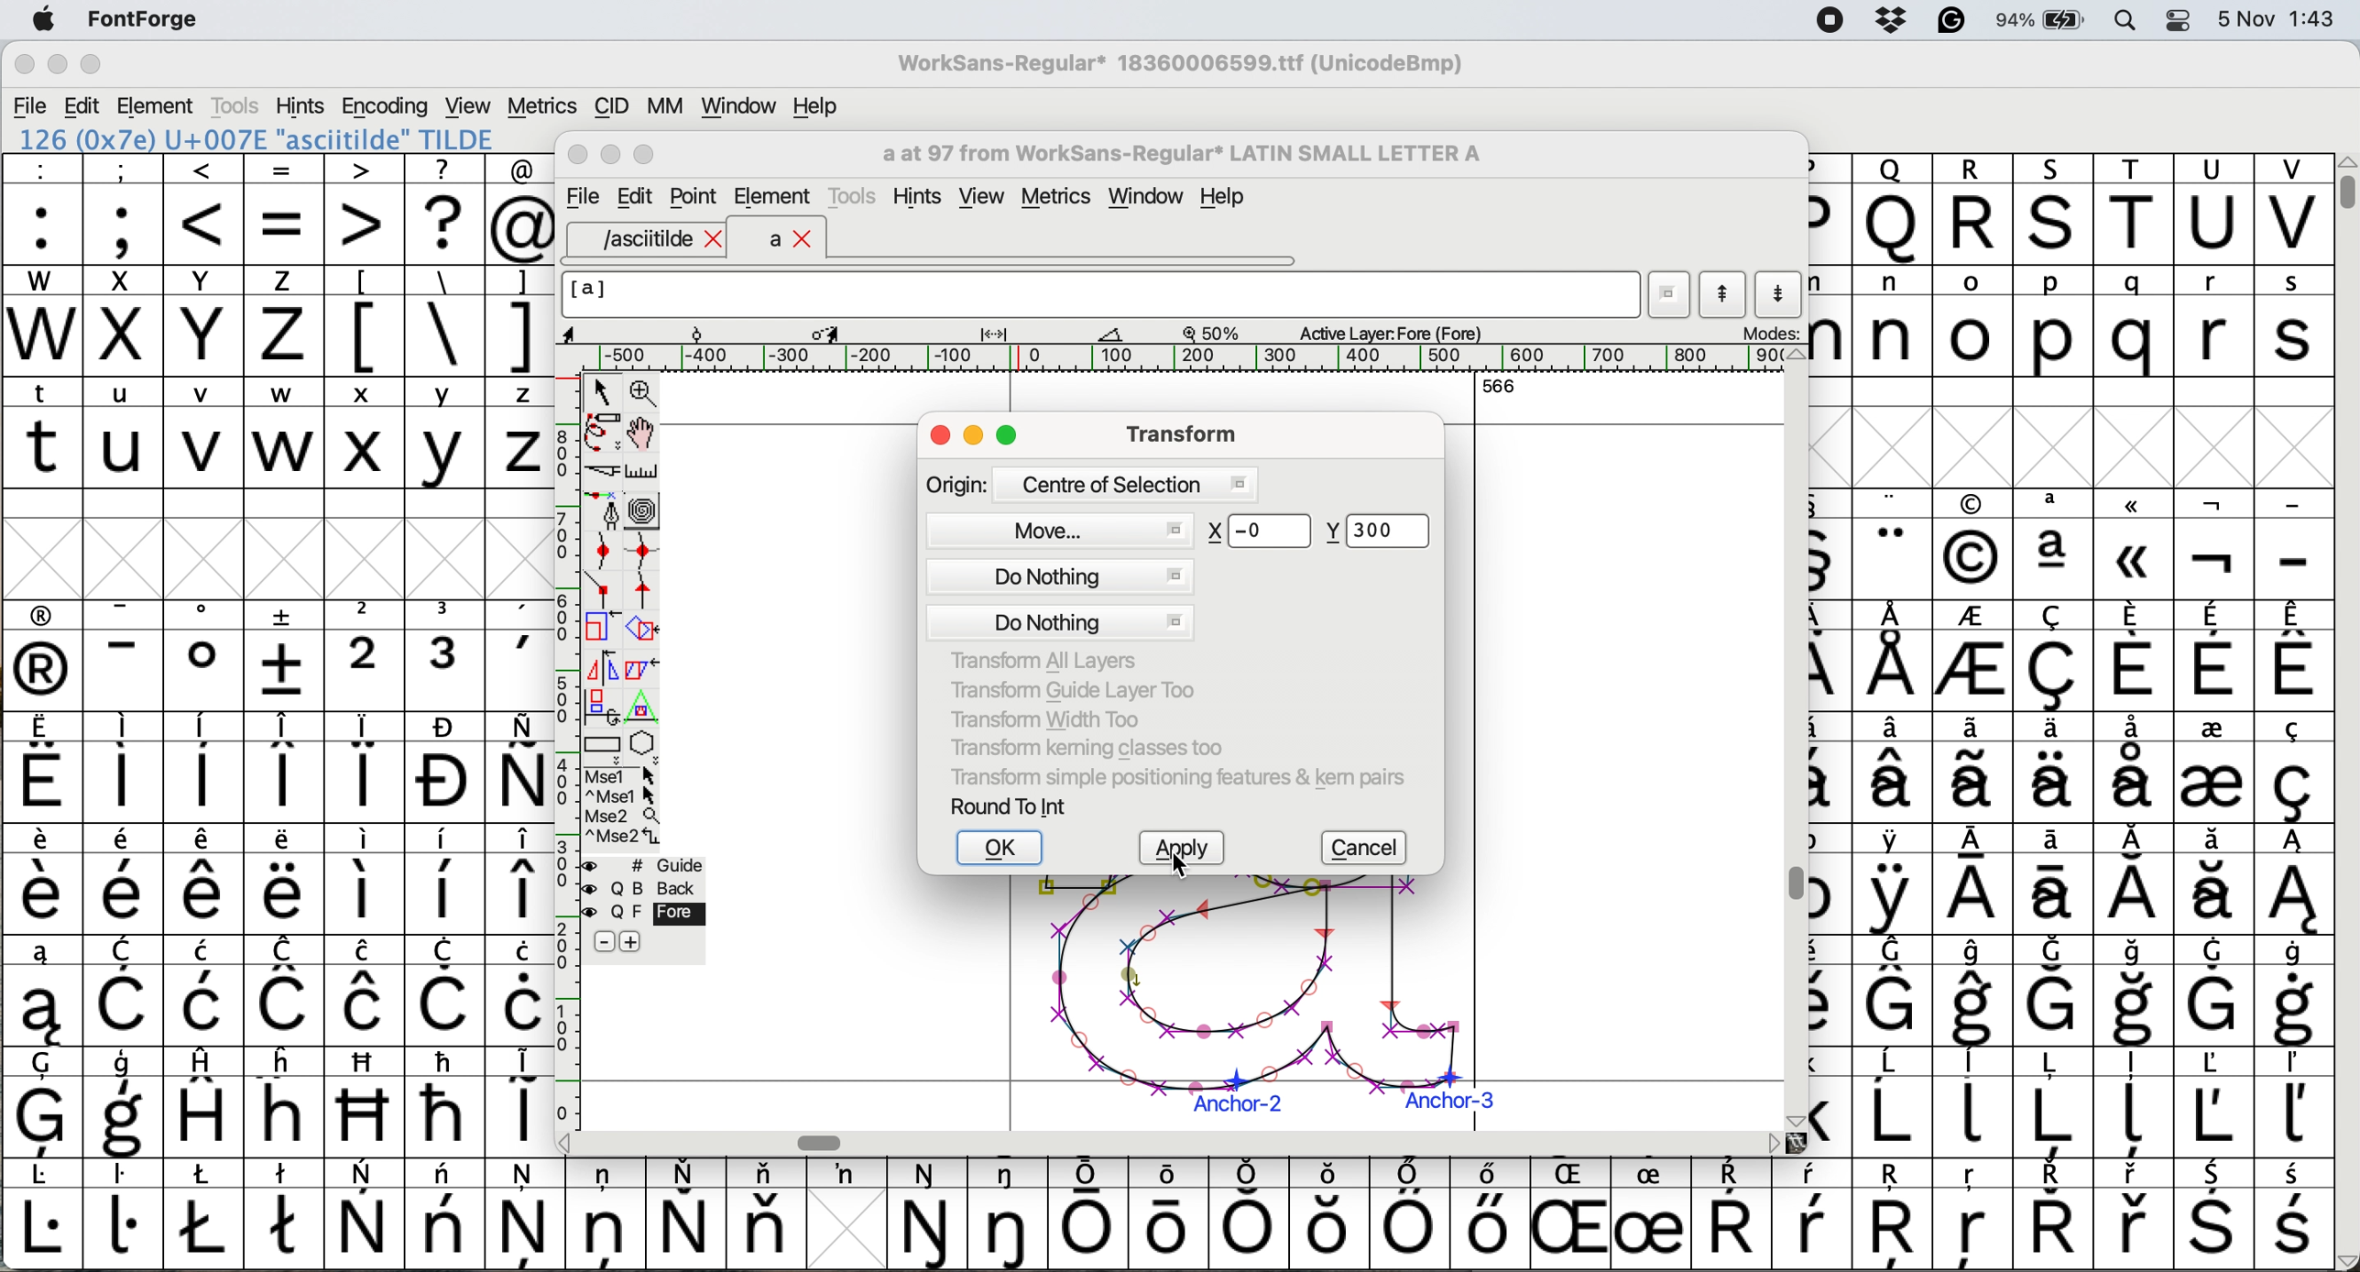 This screenshot has width=2360, height=1272. What do you see at coordinates (204, 209) in the screenshot?
I see `<` at bounding box center [204, 209].